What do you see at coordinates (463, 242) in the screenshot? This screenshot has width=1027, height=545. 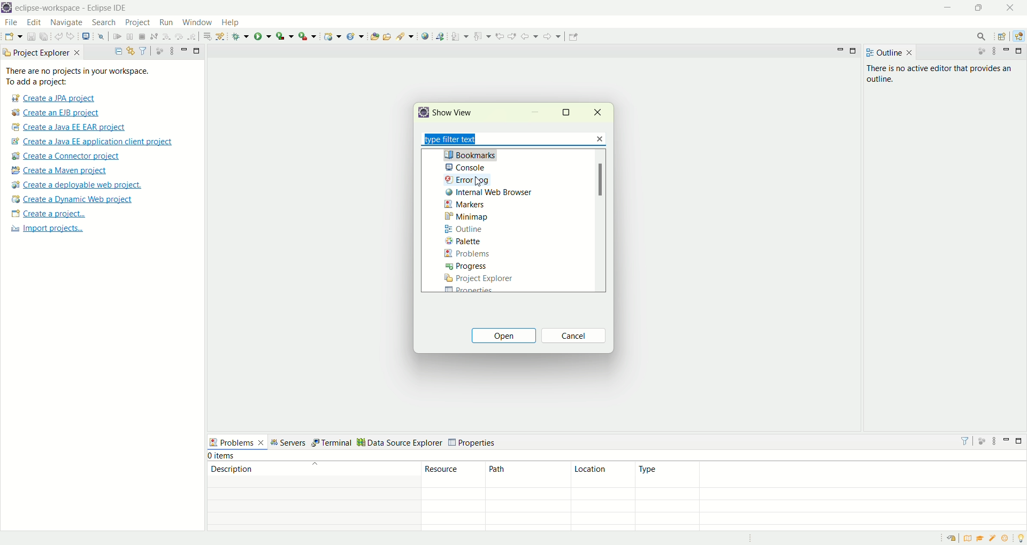 I see `palette` at bounding box center [463, 242].